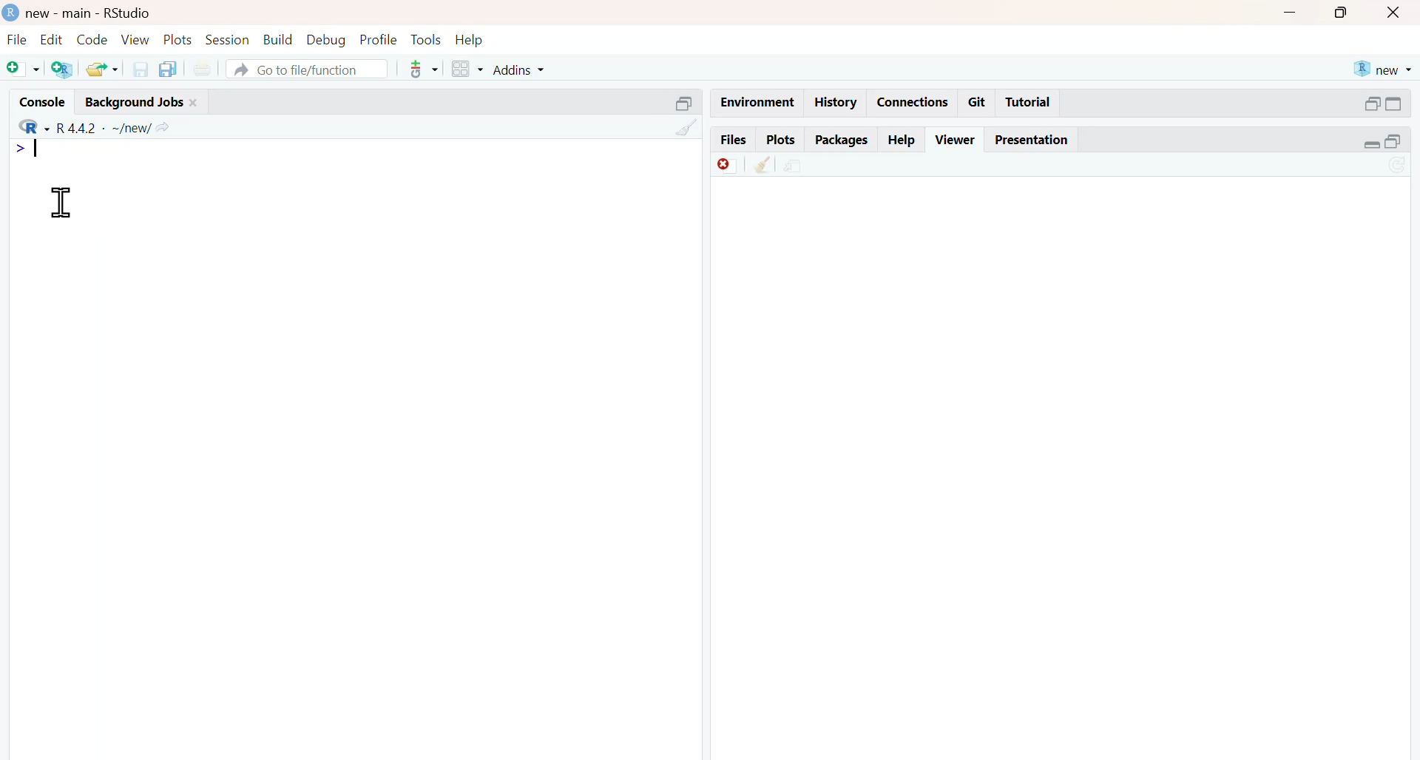 Image resolution: width=1420 pixels, height=760 pixels. What do you see at coordinates (64, 203) in the screenshot?
I see `cursor` at bounding box center [64, 203].